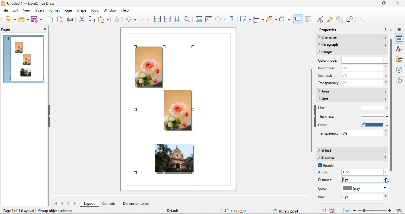 This screenshot has height=214, width=405. What do you see at coordinates (157, 19) in the screenshot?
I see `display to grids` at bounding box center [157, 19].